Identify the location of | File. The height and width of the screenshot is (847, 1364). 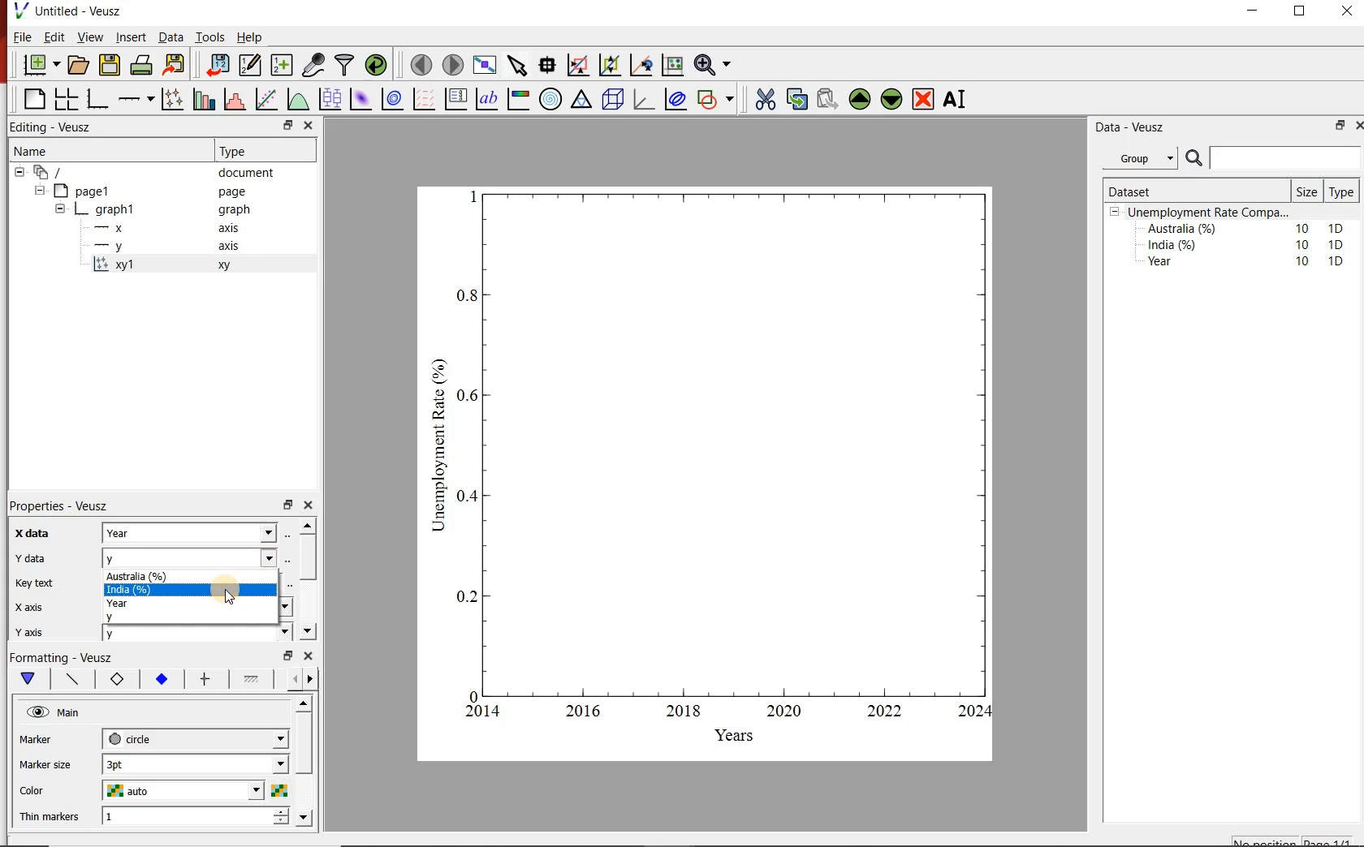
(19, 37).